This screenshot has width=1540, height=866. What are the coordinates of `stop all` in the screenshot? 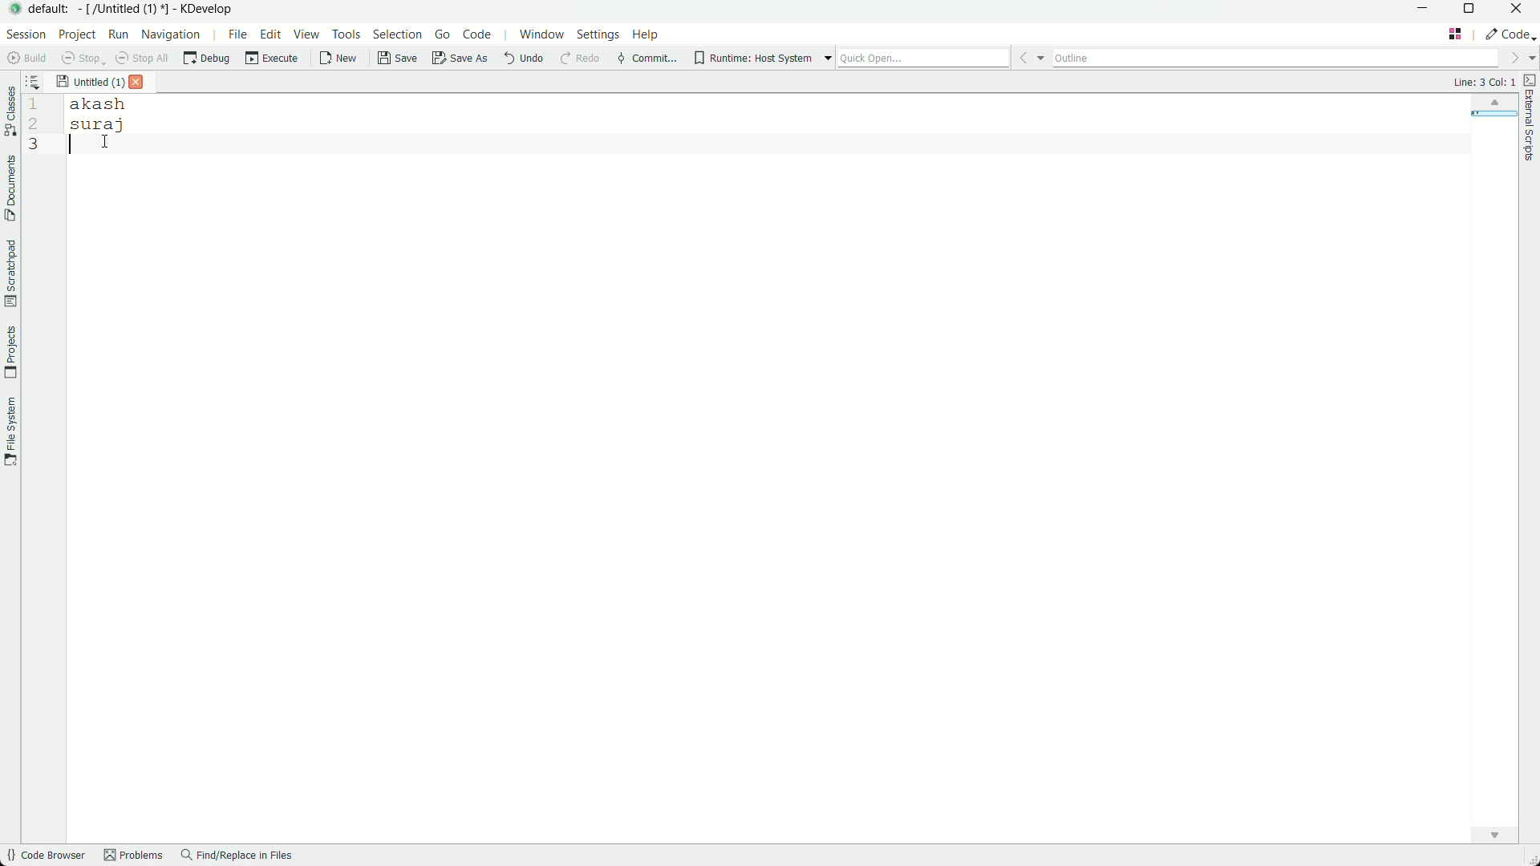 It's located at (140, 58).